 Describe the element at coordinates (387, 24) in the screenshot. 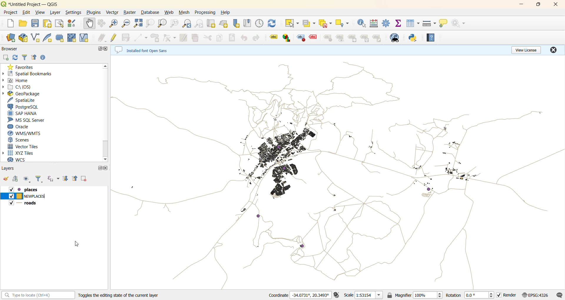

I see `toolbox` at that location.